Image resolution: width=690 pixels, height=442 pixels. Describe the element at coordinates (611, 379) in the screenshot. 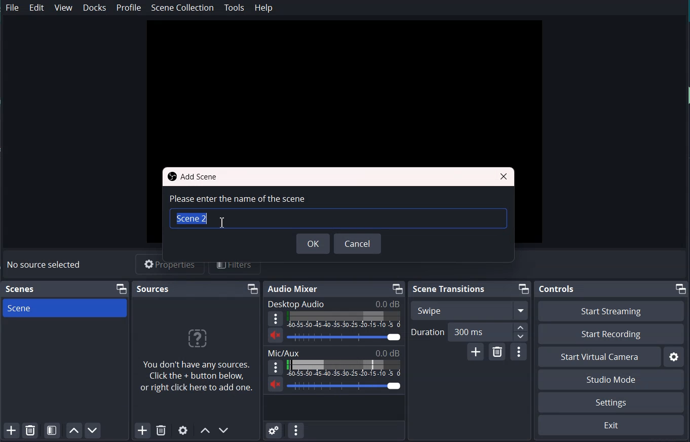

I see `Studio Mode` at that location.